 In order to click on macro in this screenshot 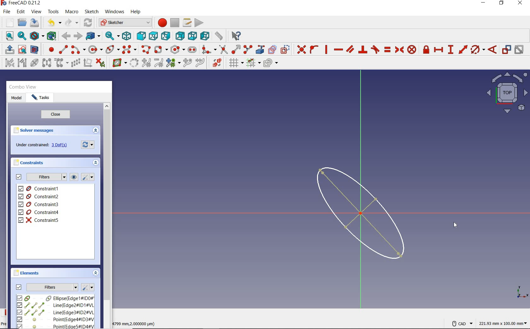, I will do `click(72, 12)`.